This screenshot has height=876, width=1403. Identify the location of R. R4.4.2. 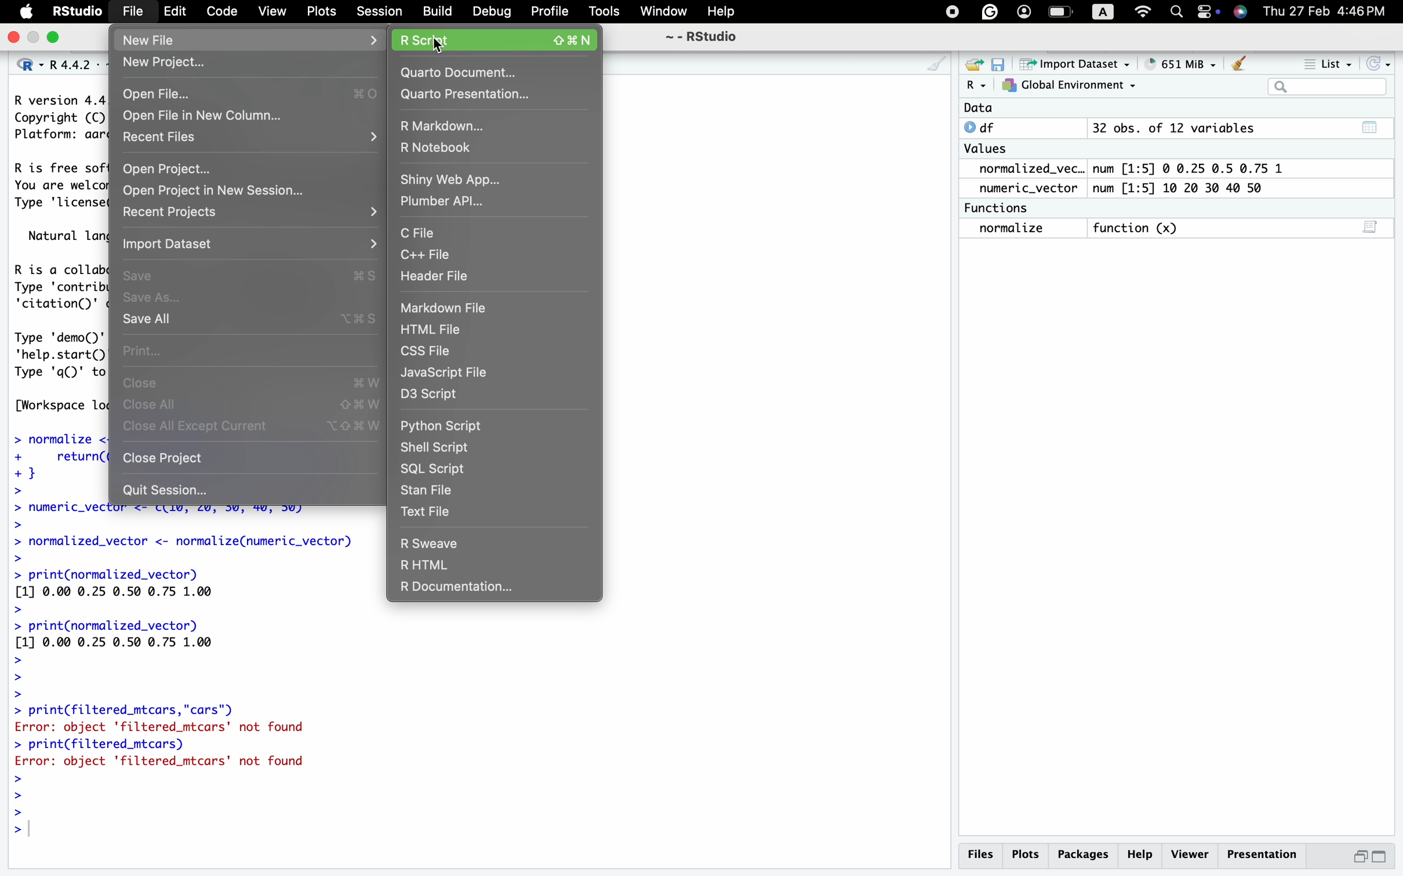
(49, 64).